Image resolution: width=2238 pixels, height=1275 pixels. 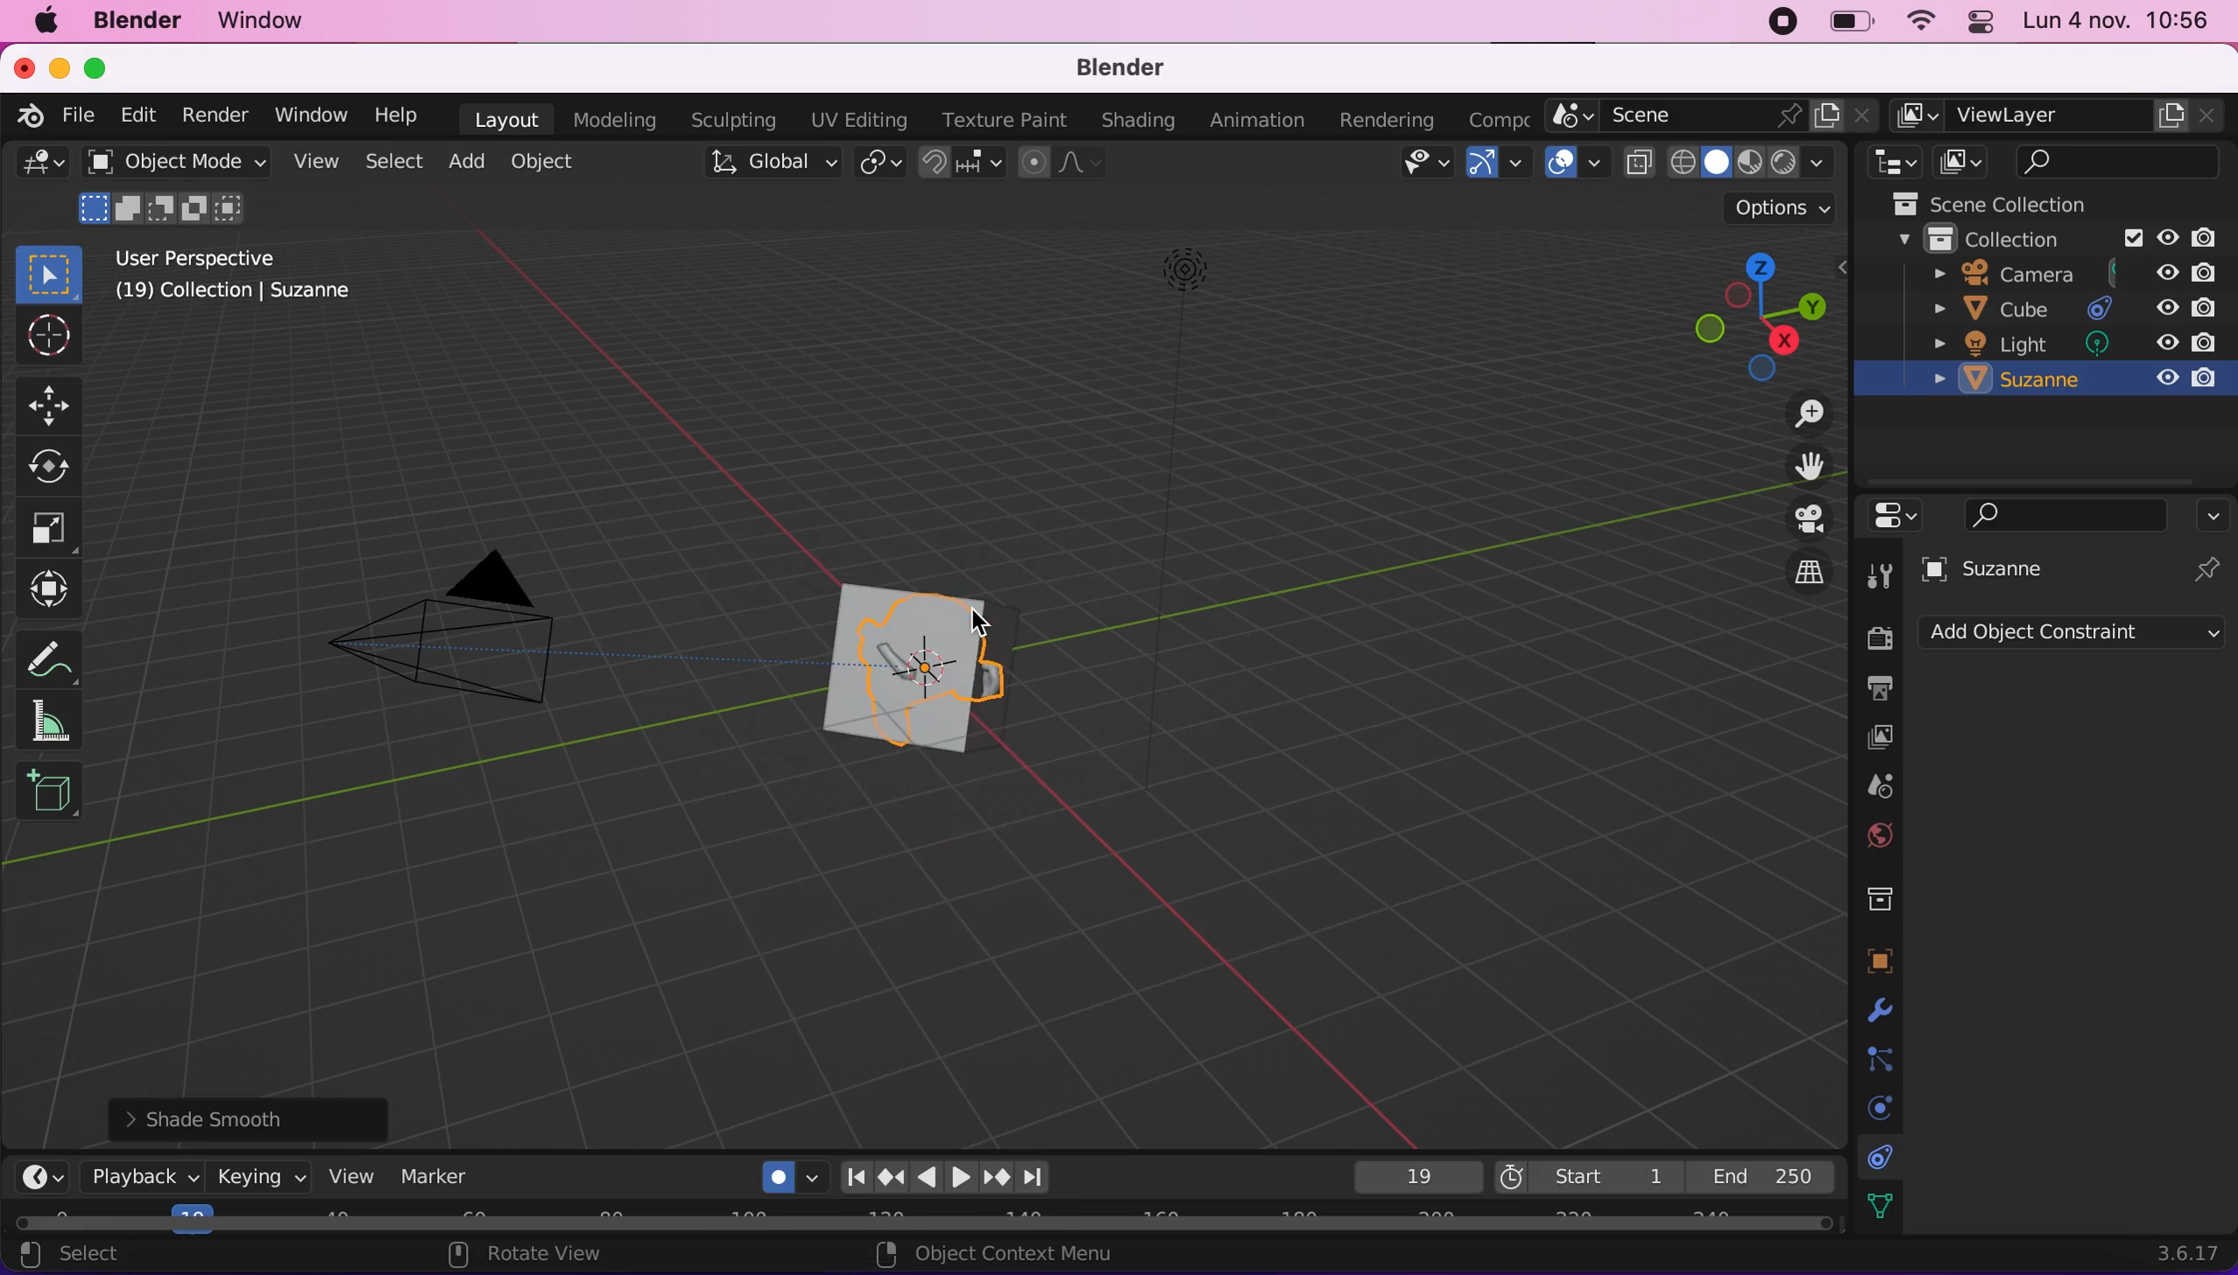 I want to click on search, so click(x=2069, y=513).